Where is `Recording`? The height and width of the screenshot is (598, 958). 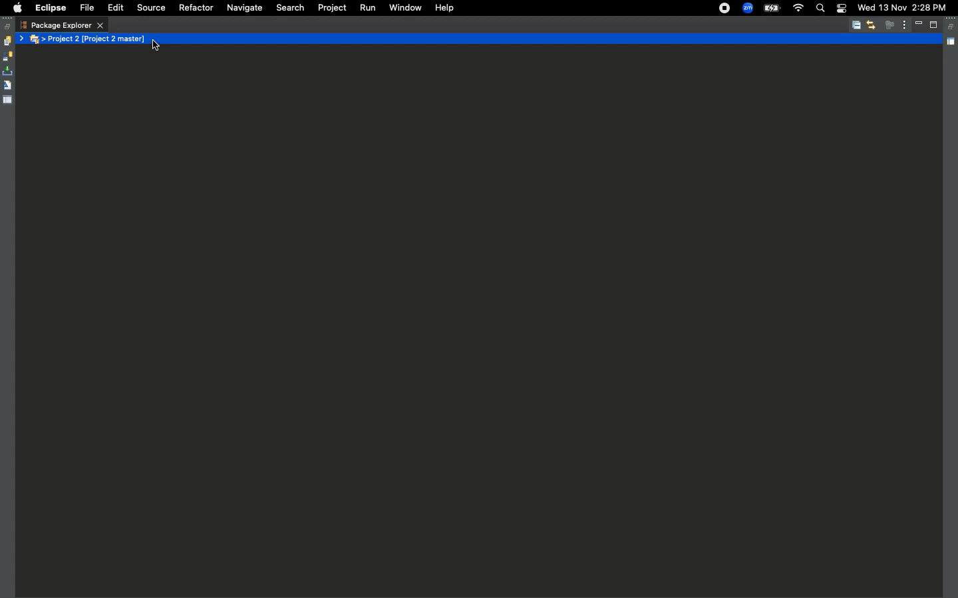 Recording is located at coordinates (725, 8).